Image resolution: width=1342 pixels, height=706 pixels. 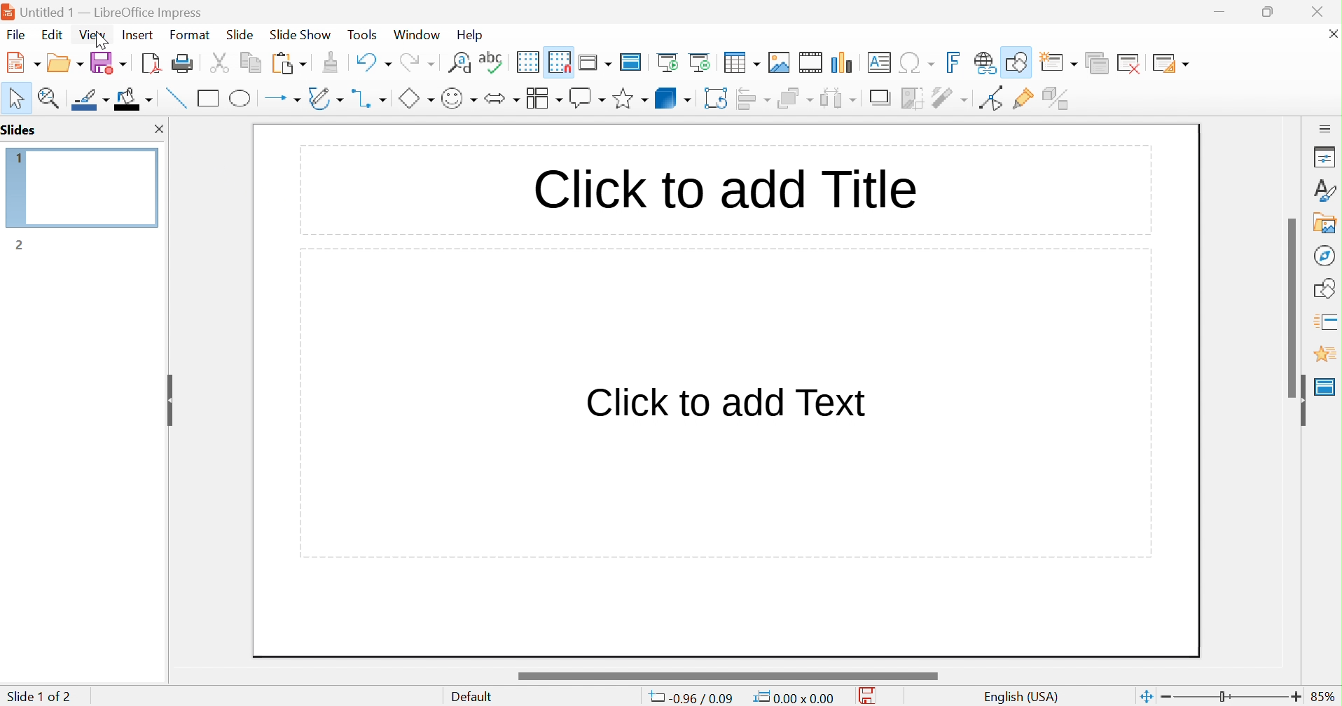 I want to click on toggle extrusion, so click(x=1058, y=98).